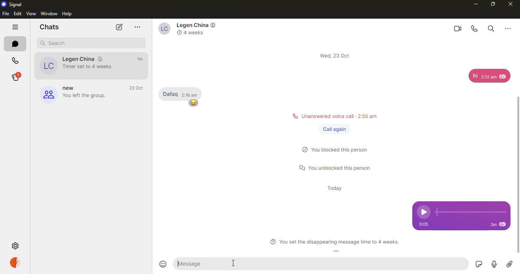 The image size is (520, 274). What do you see at coordinates (493, 264) in the screenshot?
I see `record` at bounding box center [493, 264].